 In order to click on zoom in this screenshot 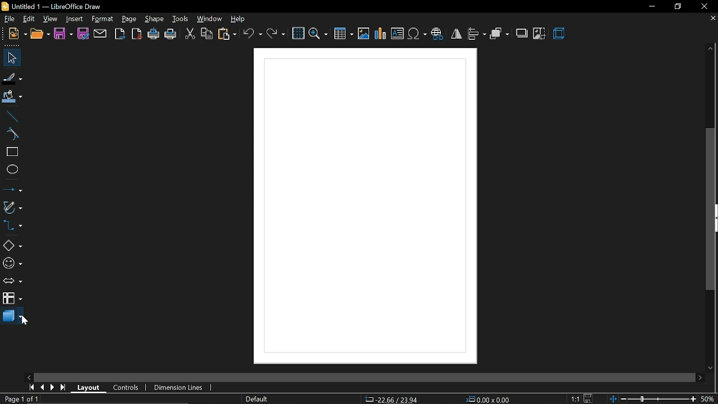, I will do `click(318, 33)`.